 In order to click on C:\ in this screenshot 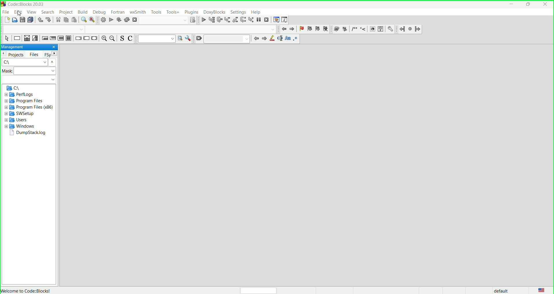, I will do `click(30, 62)`.